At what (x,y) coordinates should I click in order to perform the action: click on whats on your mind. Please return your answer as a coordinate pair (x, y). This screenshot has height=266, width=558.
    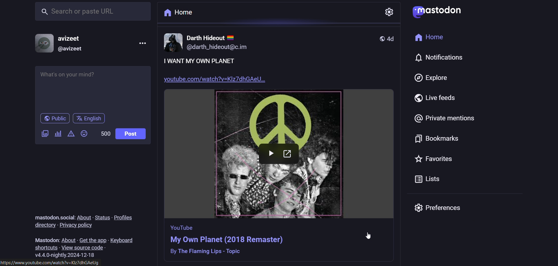
    Looking at the image, I should click on (92, 87).